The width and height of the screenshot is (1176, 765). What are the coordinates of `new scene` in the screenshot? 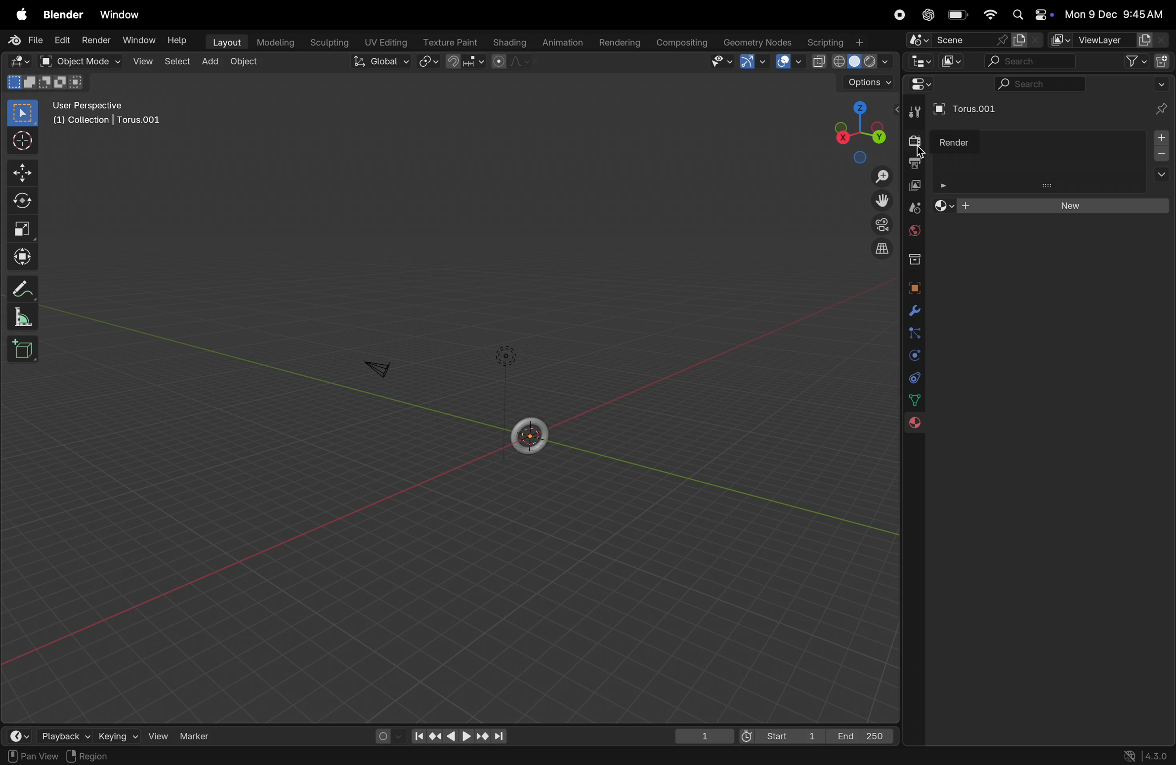 It's located at (1026, 40).